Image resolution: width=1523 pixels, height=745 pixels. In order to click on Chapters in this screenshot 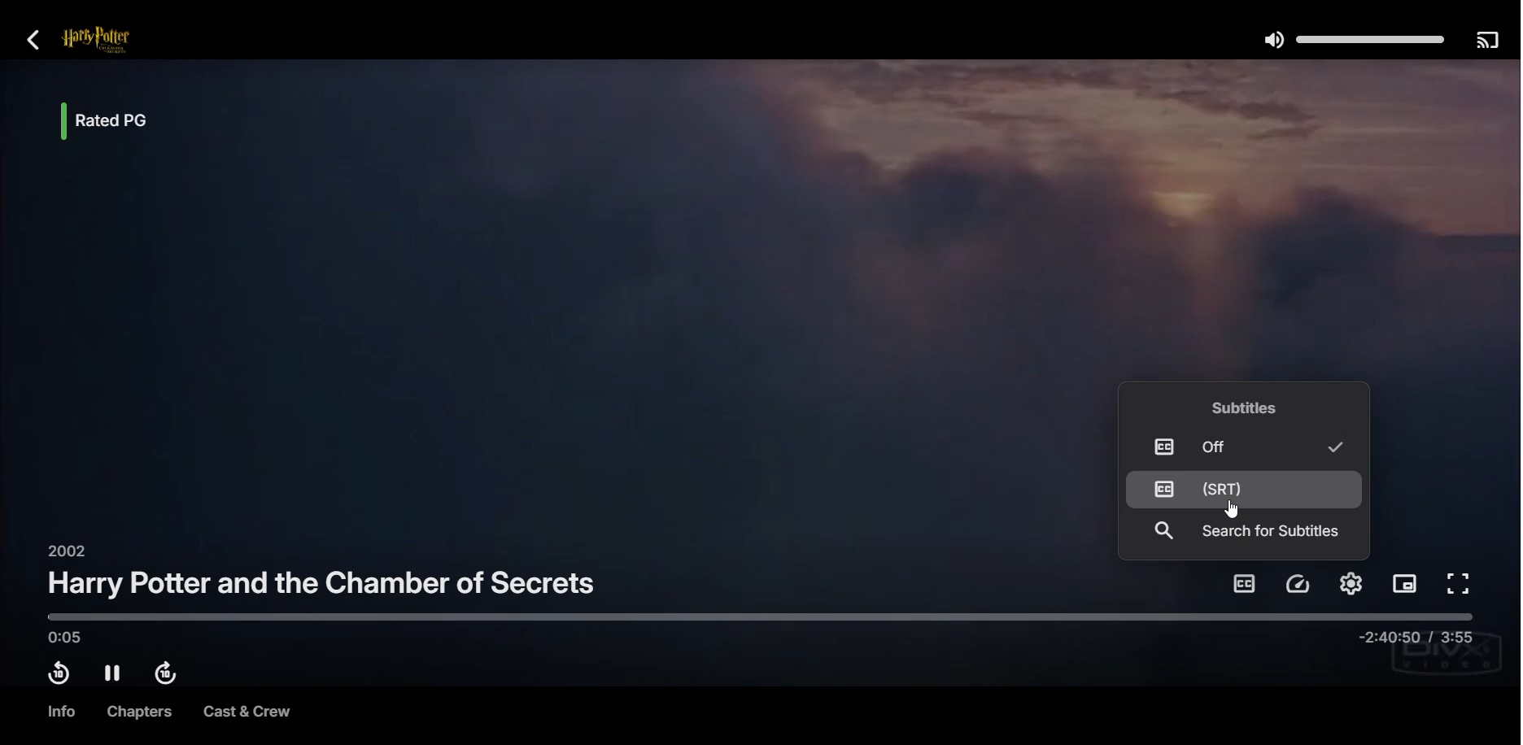, I will do `click(135, 712)`.